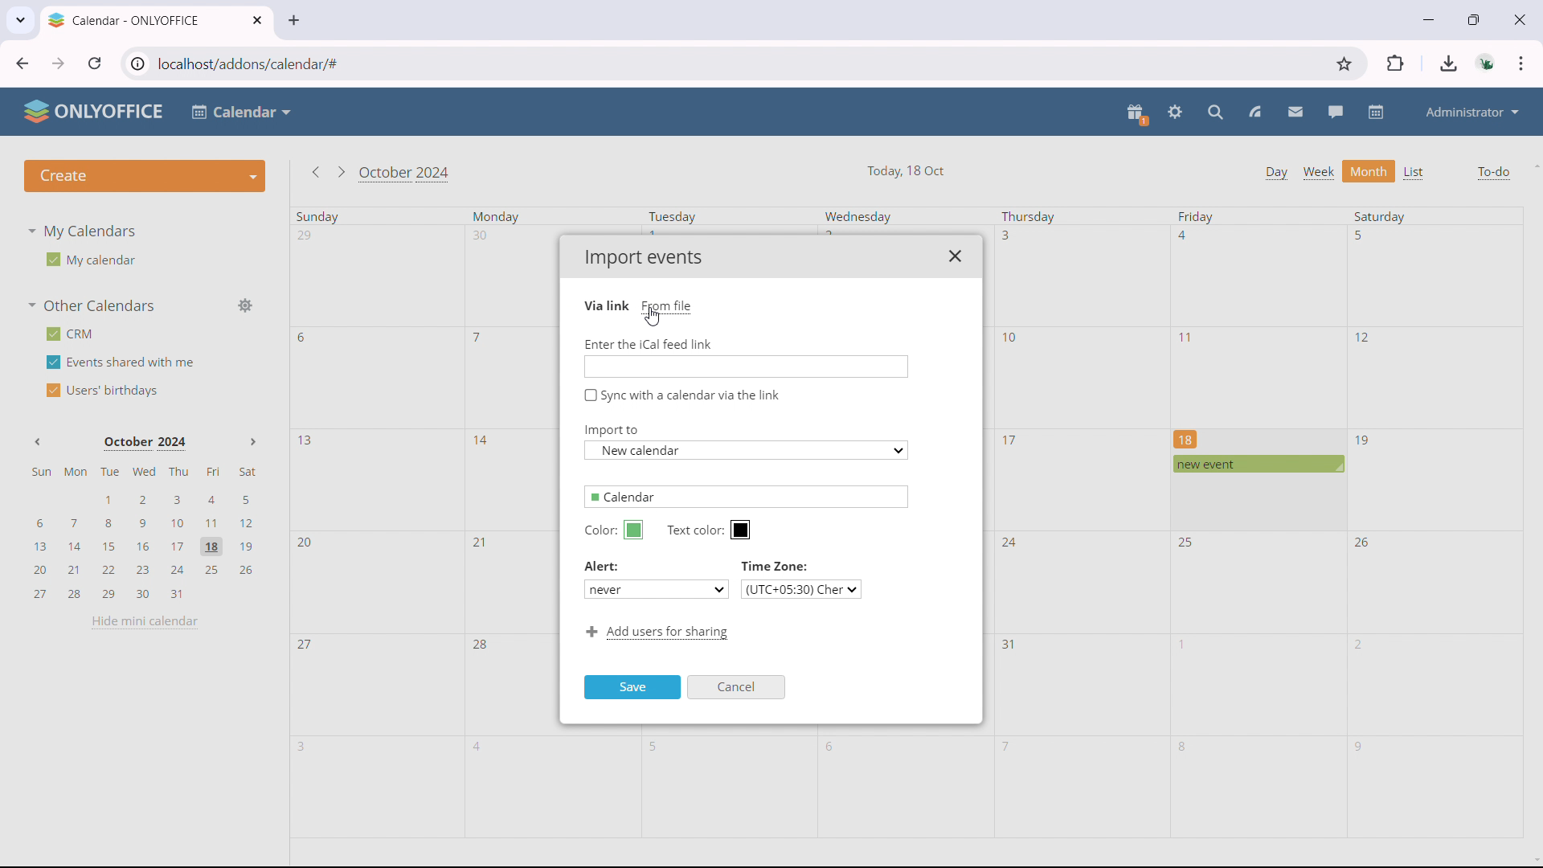 The width and height of the screenshot is (1543, 868). What do you see at coordinates (632, 687) in the screenshot?
I see `Save` at bounding box center [632, 687].